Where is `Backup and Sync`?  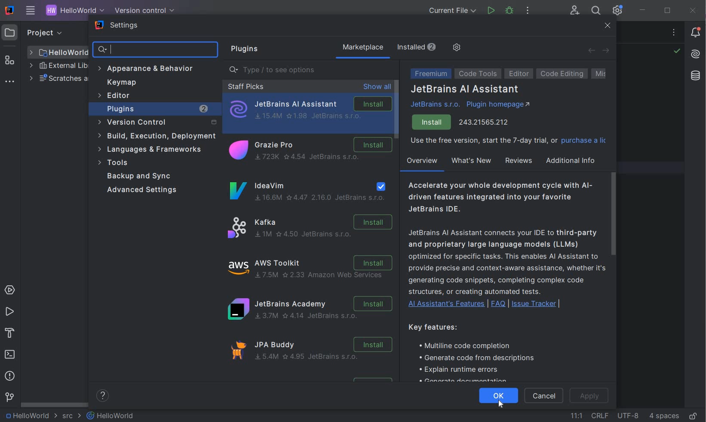 Backup and Sync is located at coordinates (141, 176).